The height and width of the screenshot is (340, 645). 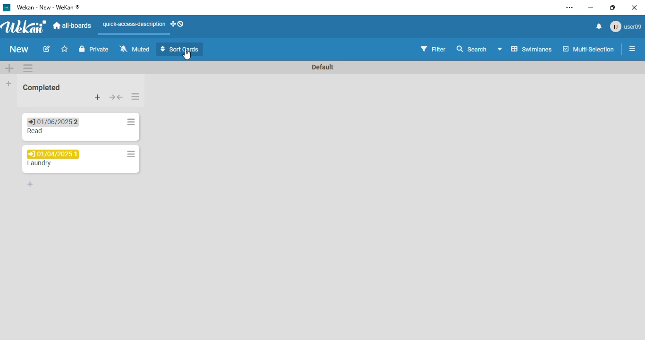 I want to click on 01/04/2025 , so click(x=53, y=154).